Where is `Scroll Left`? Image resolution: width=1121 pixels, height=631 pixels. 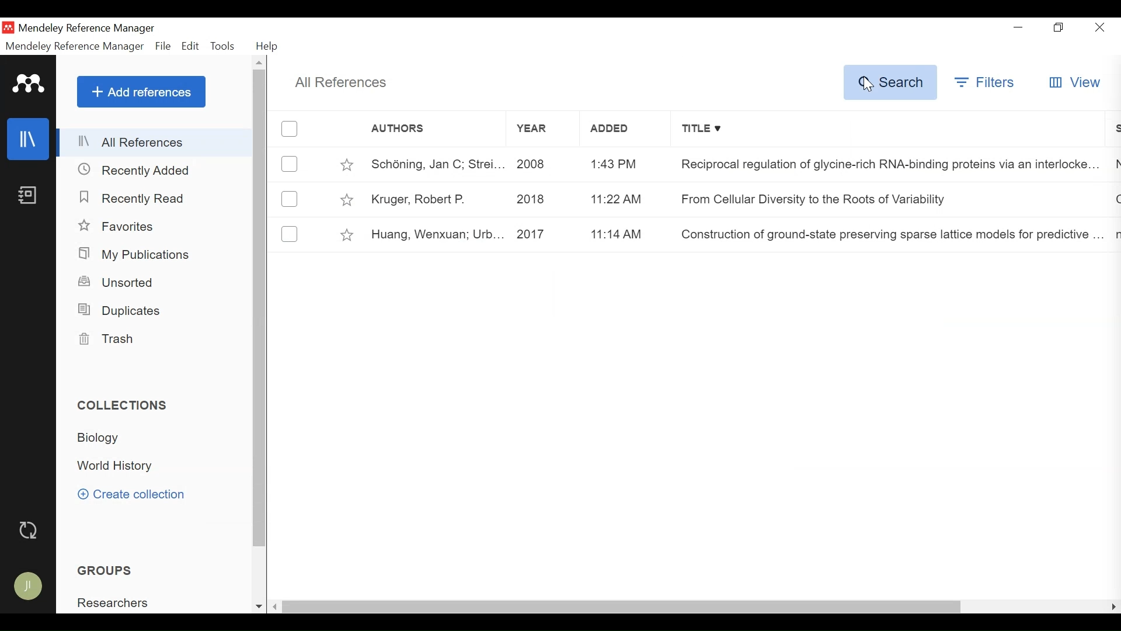
Scroll Left is located at coordinates (276, 608).